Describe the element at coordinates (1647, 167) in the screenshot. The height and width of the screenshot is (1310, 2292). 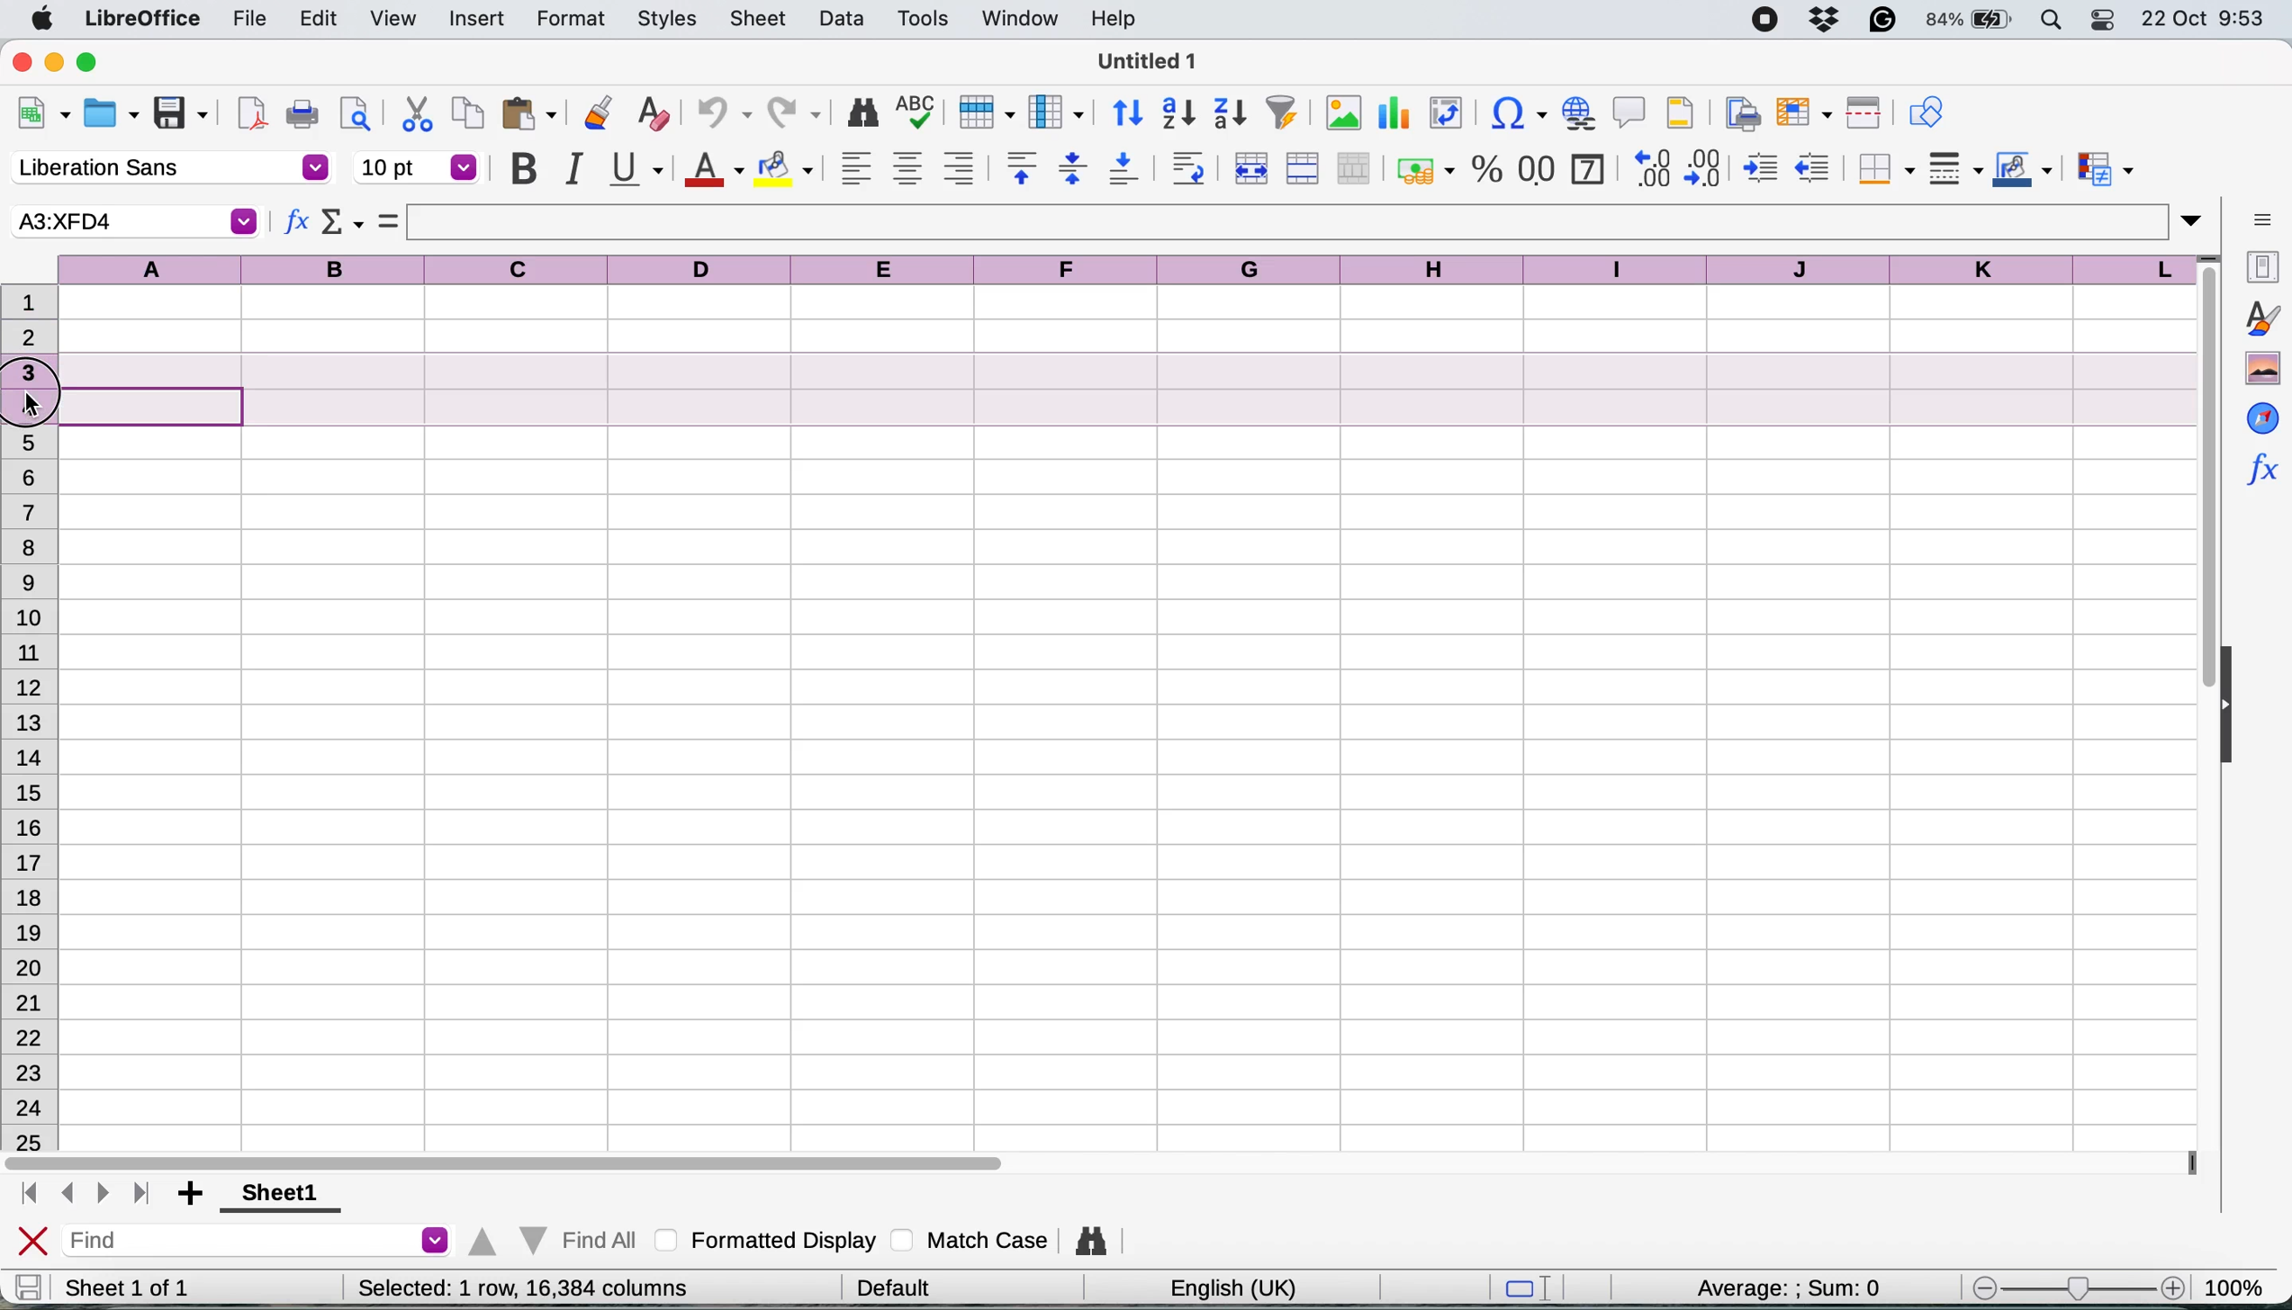
I see `add decimal place` at that location.